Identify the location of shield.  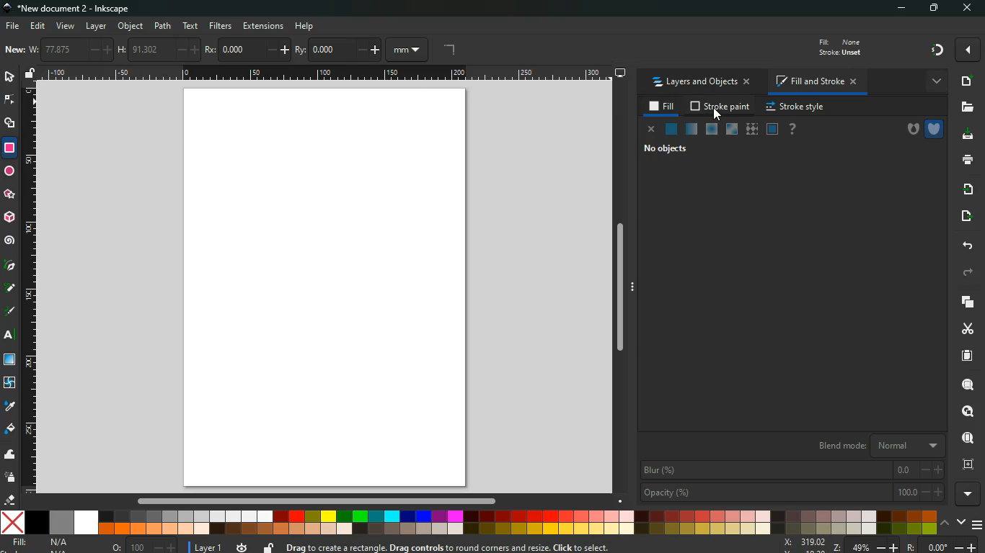
(935, 129).